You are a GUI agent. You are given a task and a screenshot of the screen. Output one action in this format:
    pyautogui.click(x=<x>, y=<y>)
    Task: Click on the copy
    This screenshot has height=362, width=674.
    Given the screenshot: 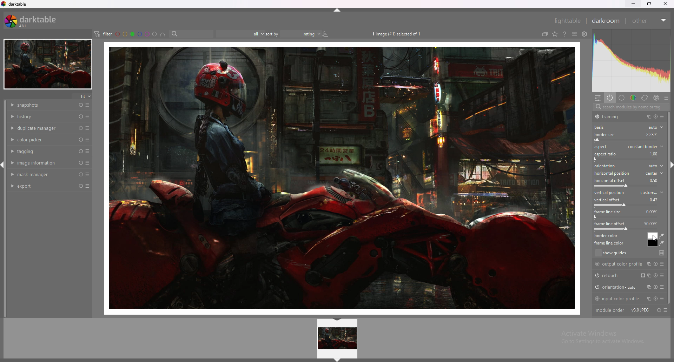 What is the action you would take?
    pyautogui.click(x=647, y=116)
    